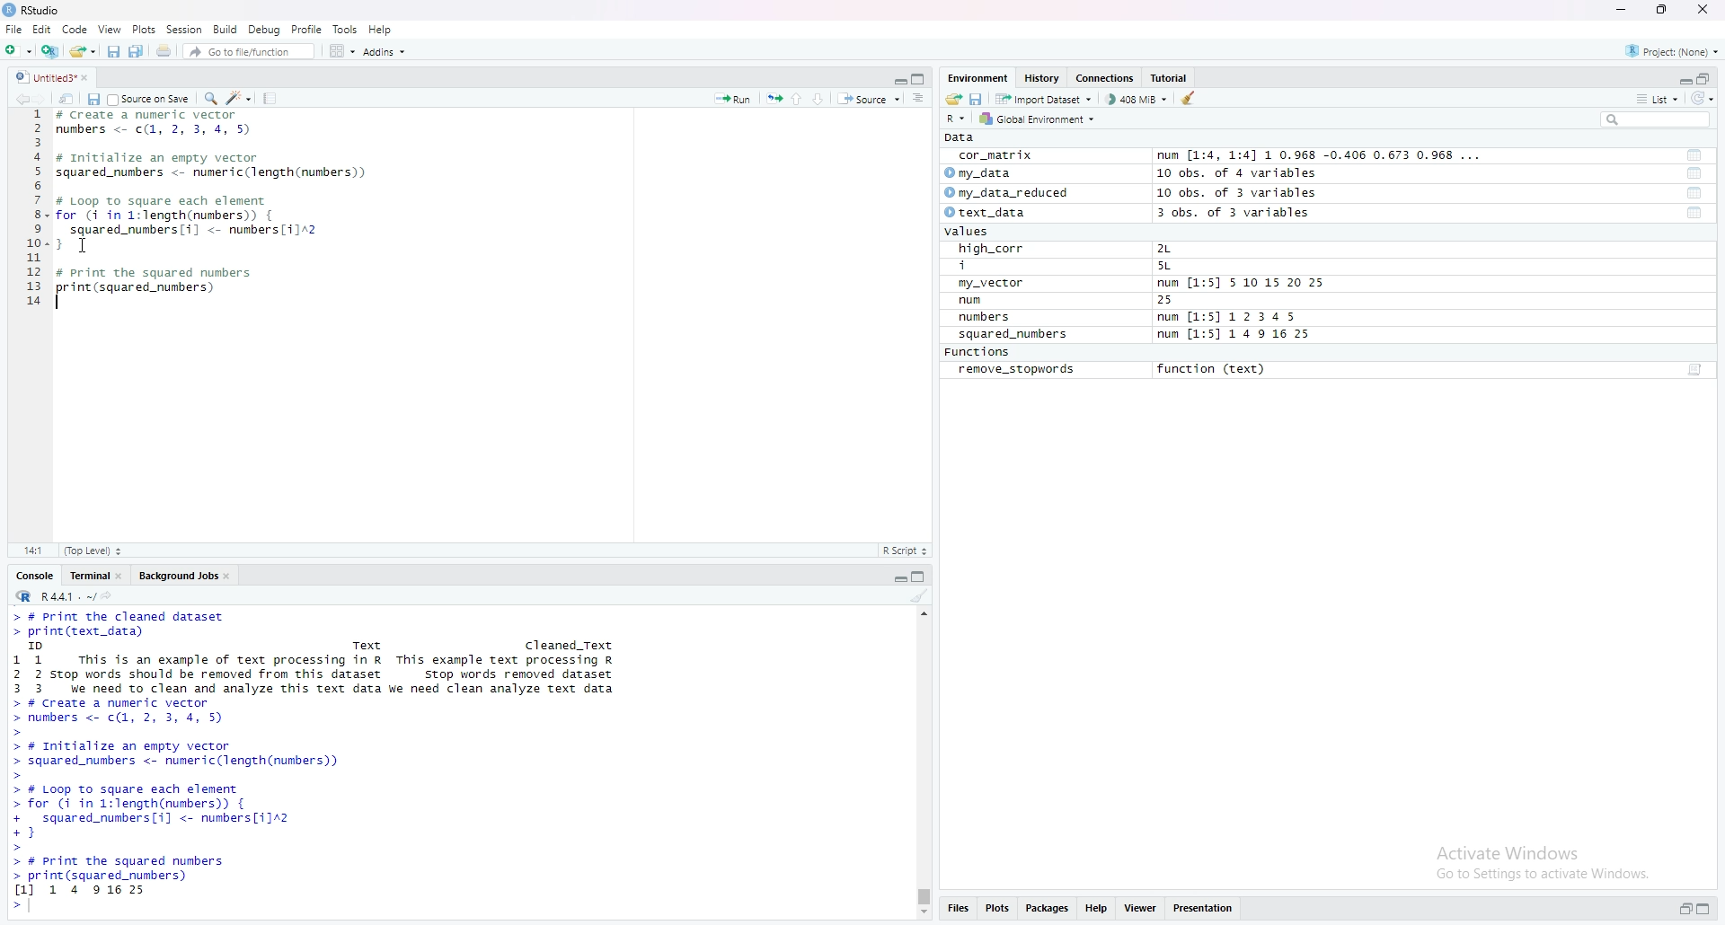  I want to click on close, so click(231, 574).